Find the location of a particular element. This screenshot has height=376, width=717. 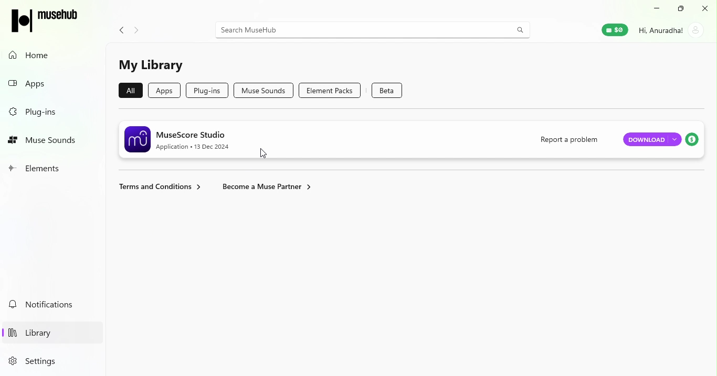

Library is located at coordinates (47, 330).